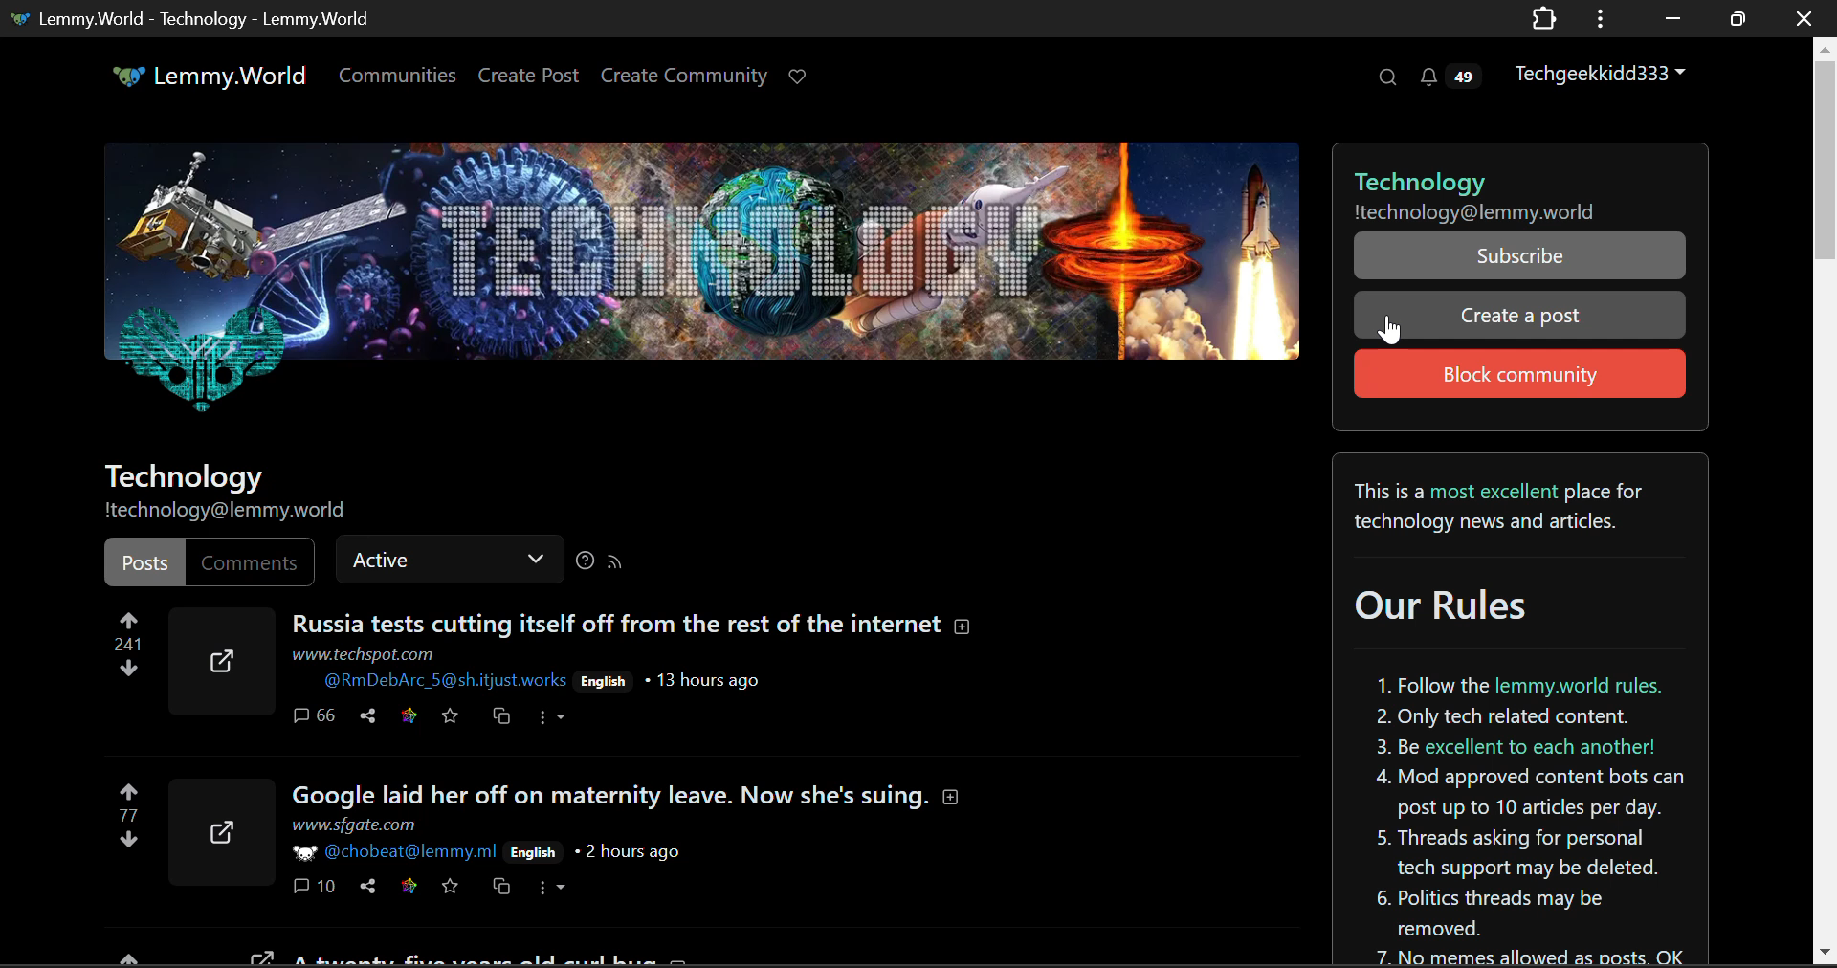  What do you see at coordinates (1522, 709) in the screenshot?
I see `Community Rules` at bounding box center [1522, 709].